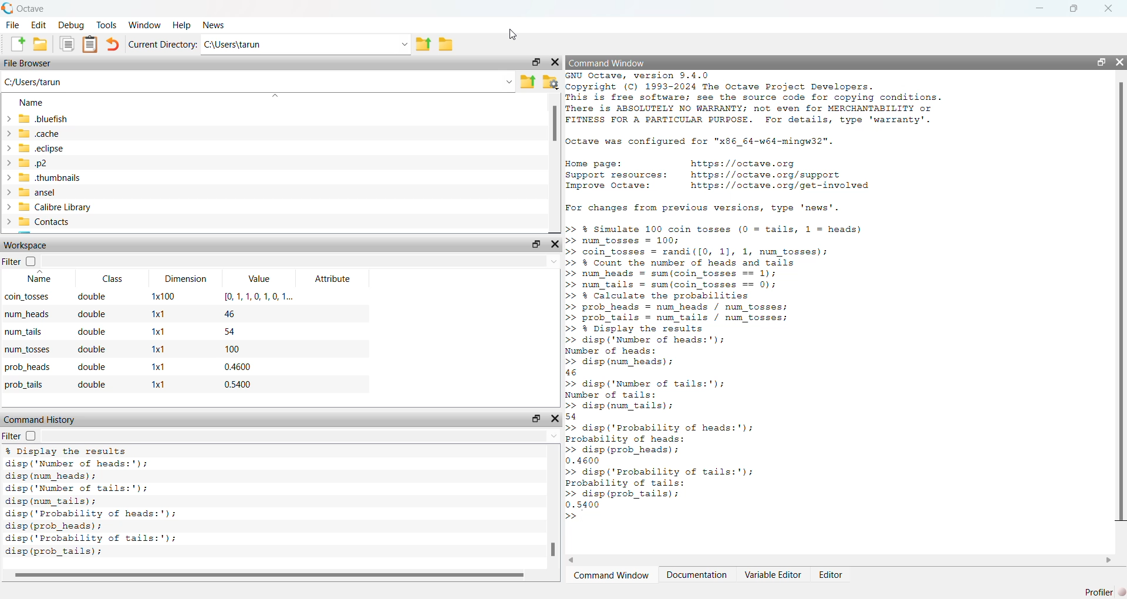  Describe the element at coordinates (24, 332) in the screenshot. I see `num_tails` at that location.